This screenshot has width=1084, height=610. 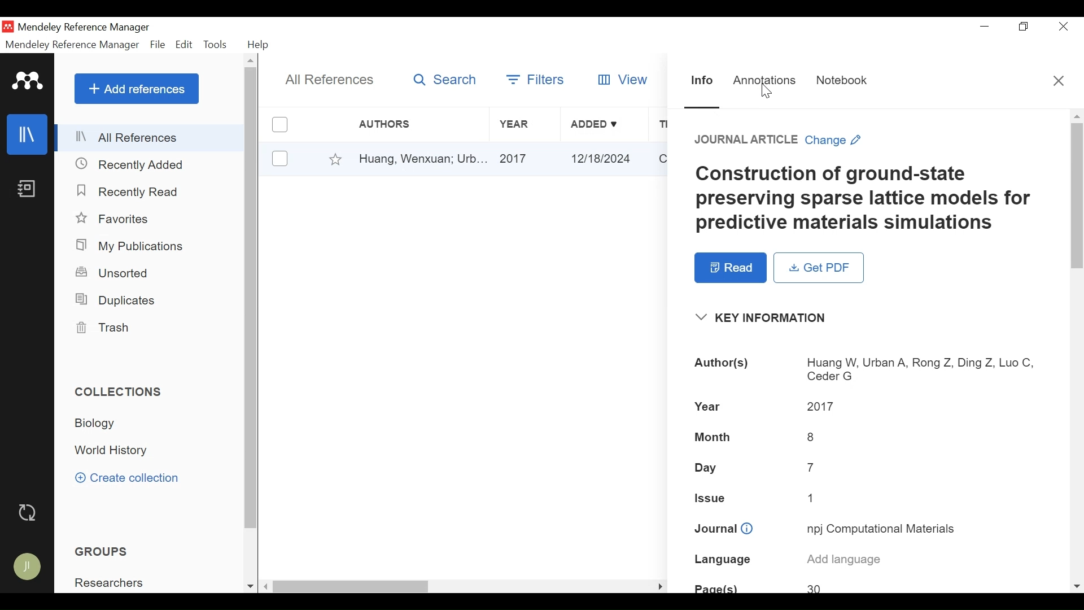 What do you see at coordinates (526, 125) in the screenshot?
I see `Year` at bounding box center [526, 125].